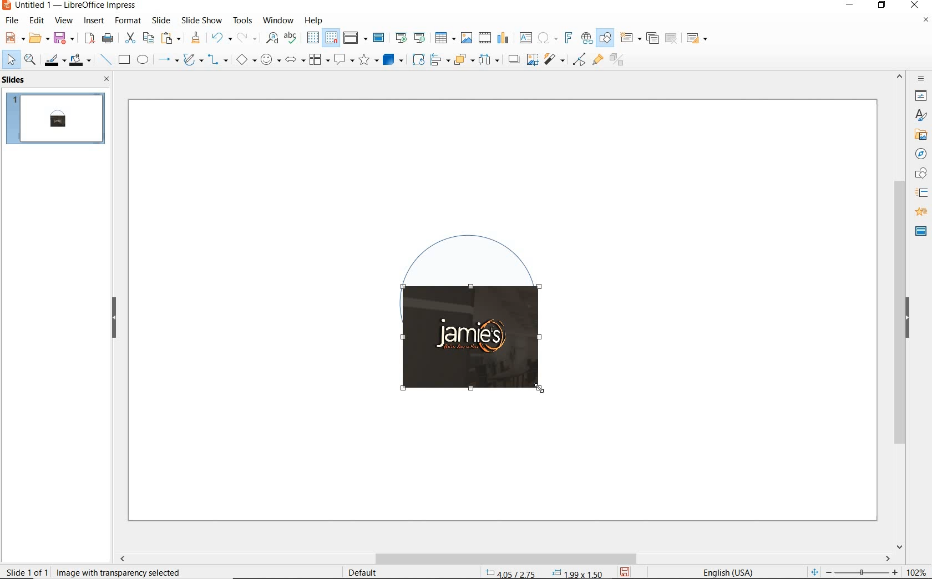 This screenshot has width=932, height=579. What do you see at coordinates (480, 347) in the screenshot?
I see `image cropping` at bounding box center [480, 347].